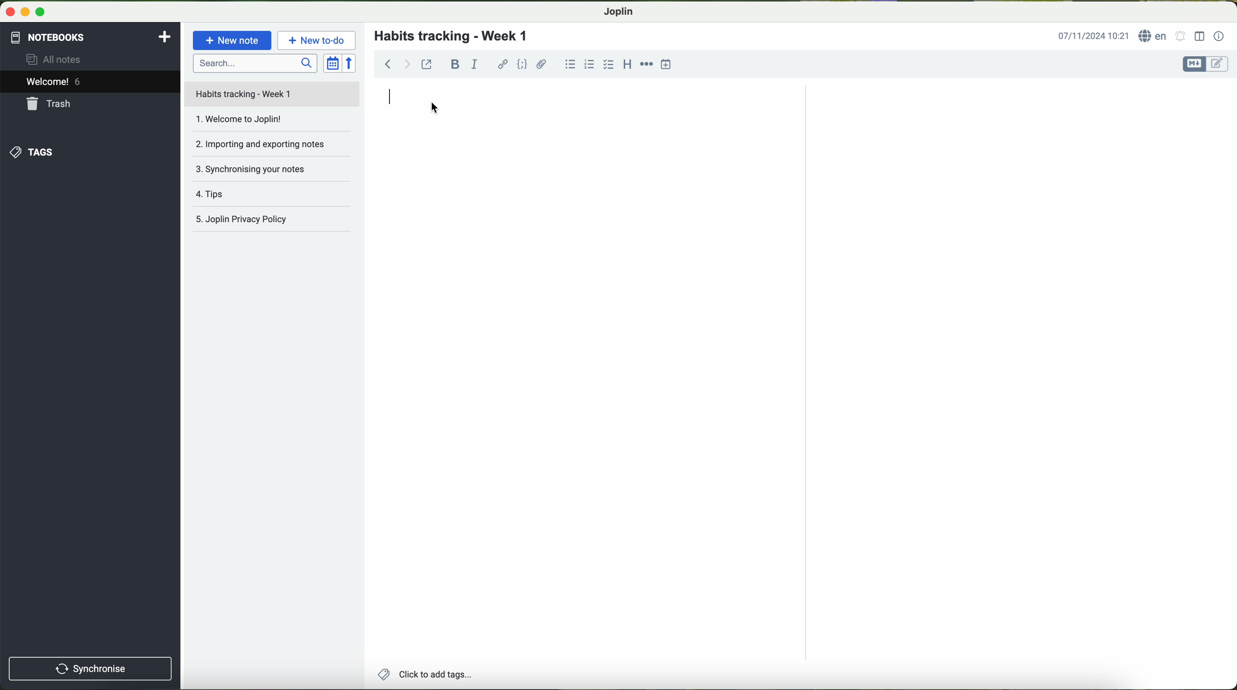 Image resolution: width=1237 pixels, height=690 pixels. What do you see at coordinates (271, 147) in the screenshot?
I see `importing and exporting notes` at bounding box center [271, 147].